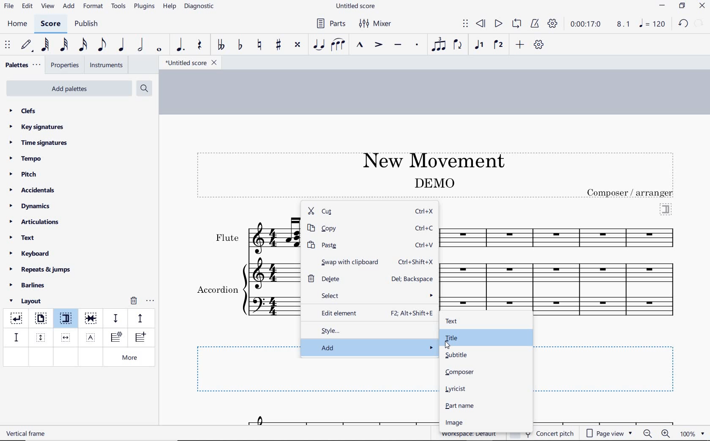 This screenshot has height=441, width=710. Describe the element at coordinates (140, 45) in the screenshot. I see `half note` at that location.